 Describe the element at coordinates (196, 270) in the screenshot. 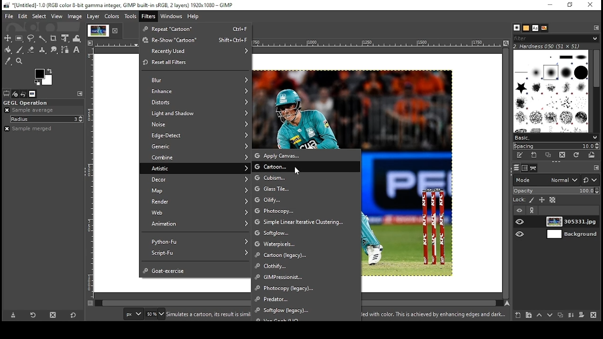

I see `goat exercise` at that location.